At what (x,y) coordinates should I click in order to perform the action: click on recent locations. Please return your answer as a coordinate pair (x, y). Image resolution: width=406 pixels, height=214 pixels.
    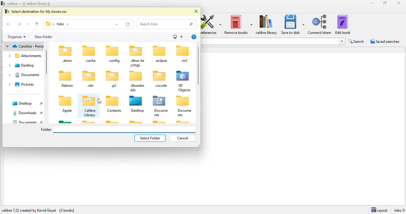
    Looking at the image, I should click on (28, 24).